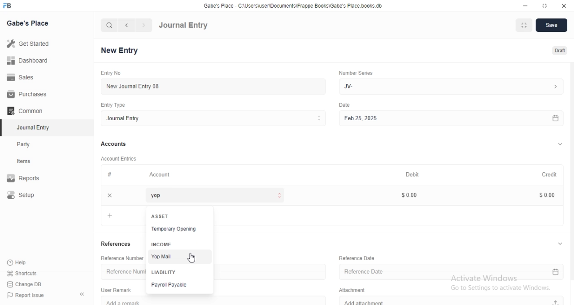 The width and height of the screenshot is (574, 305). Describe the element at coordinates (110, 215) in the screenshot. I see `+ Add Row` at that location.